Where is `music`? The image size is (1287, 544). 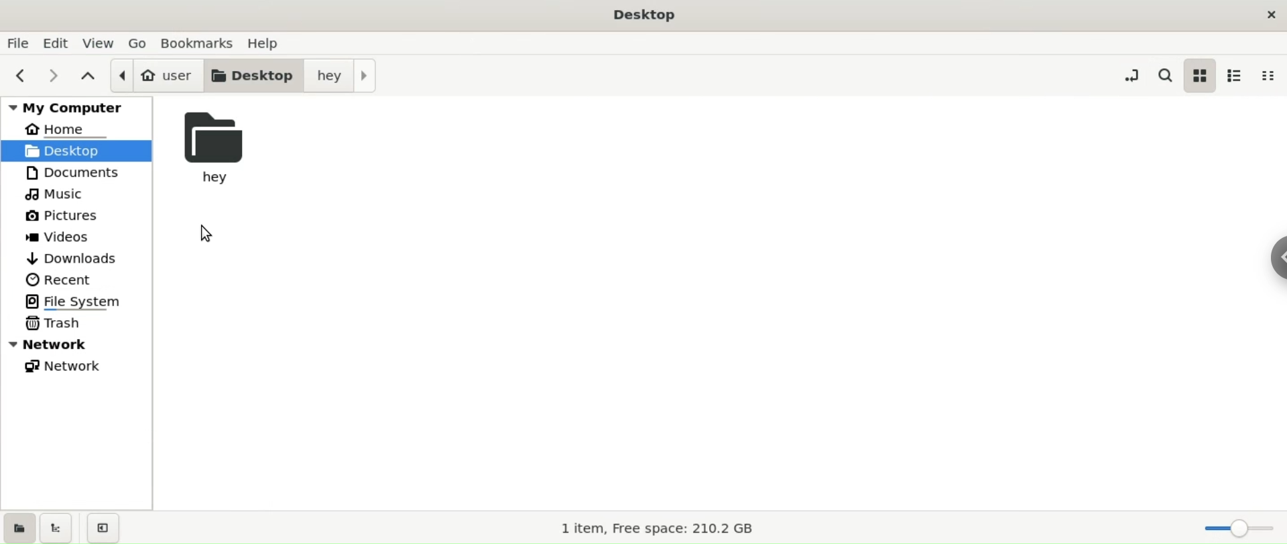 music is located at coordinates (84, 194).